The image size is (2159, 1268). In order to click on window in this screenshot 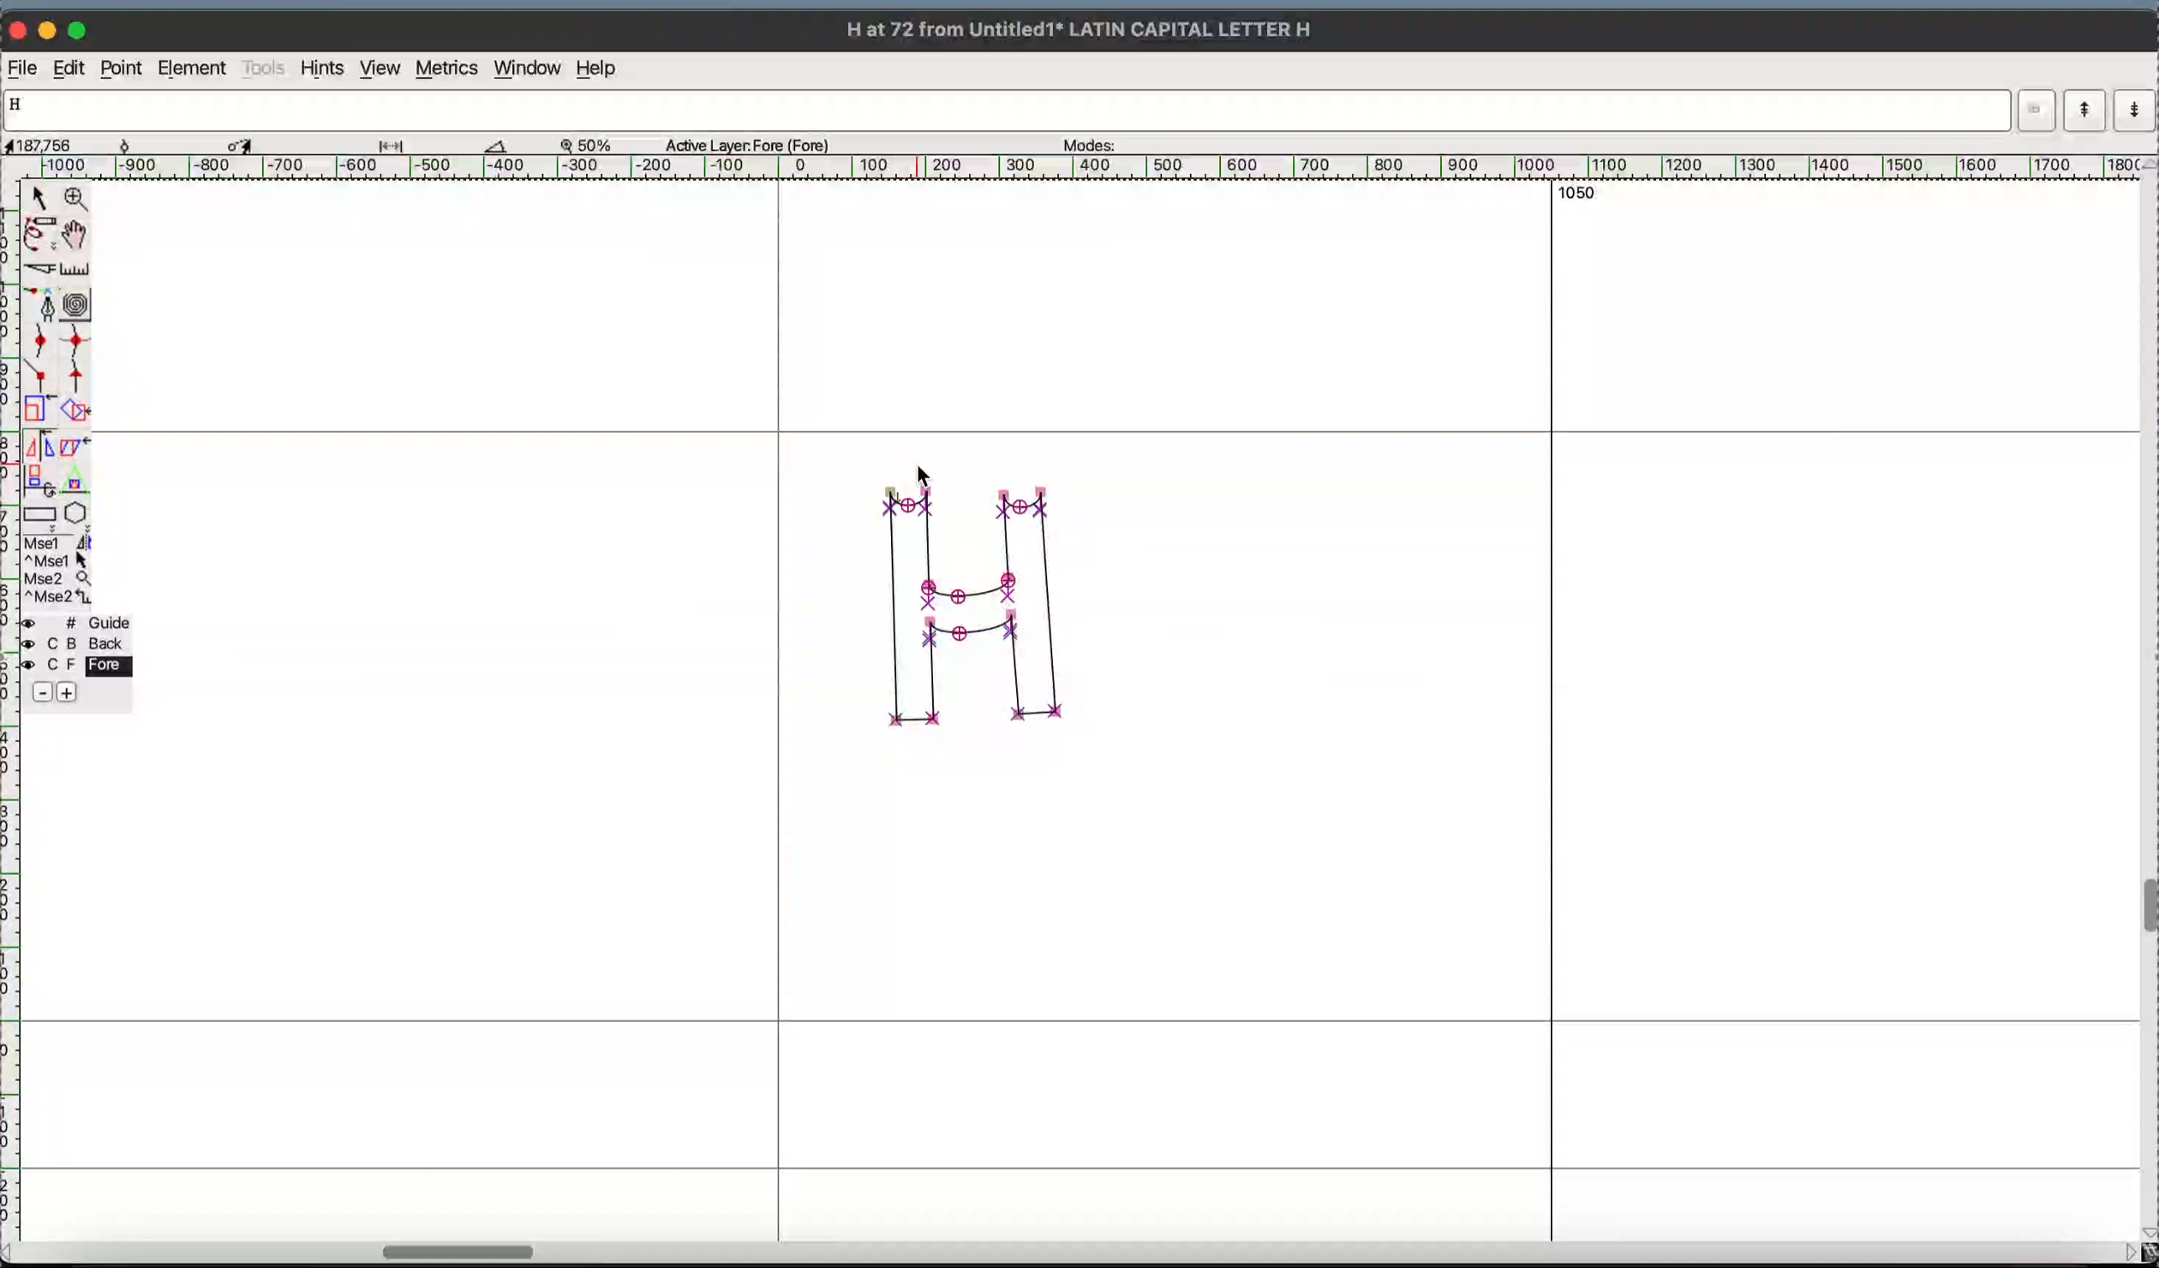, I will do `click(525, 66)`.